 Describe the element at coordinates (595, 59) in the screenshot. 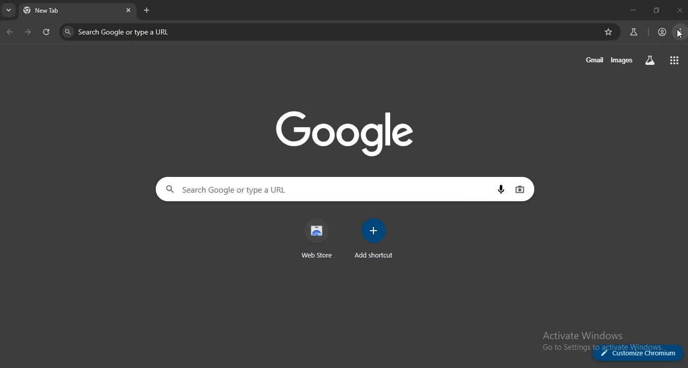

I see `gmail` at that location.